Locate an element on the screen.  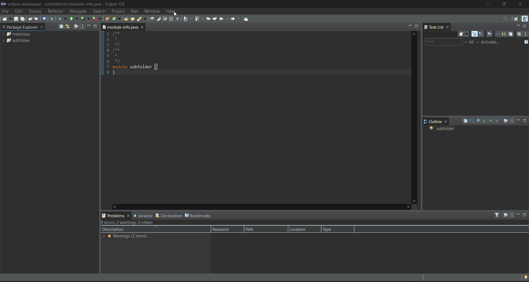
search is located at coordinates (99, 11).